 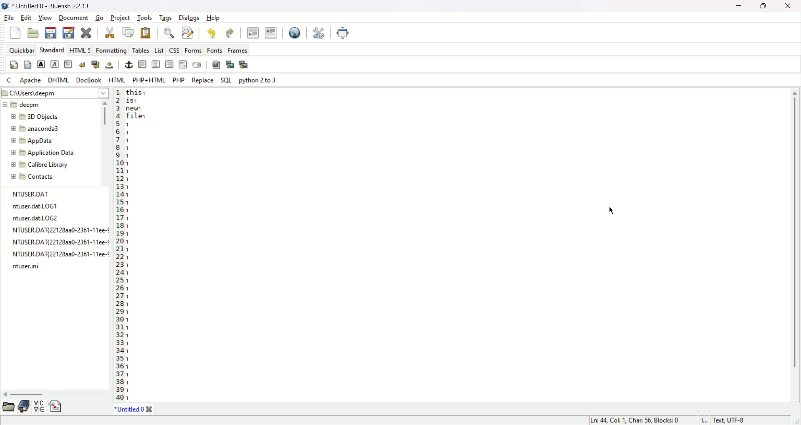 I want to click on Folder name, so click(x=43, y=152).